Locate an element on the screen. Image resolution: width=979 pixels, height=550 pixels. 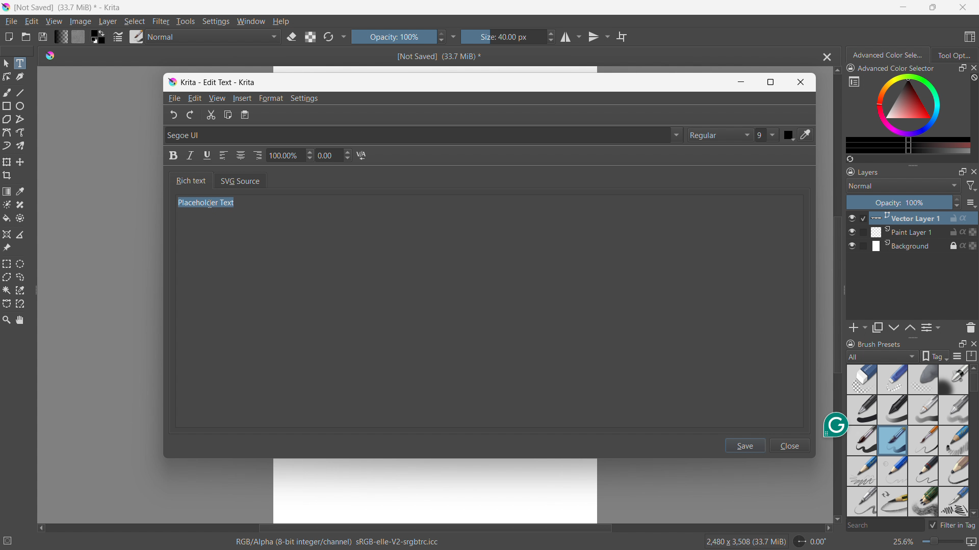
small tip pencil is located at coordinates (924, 471).